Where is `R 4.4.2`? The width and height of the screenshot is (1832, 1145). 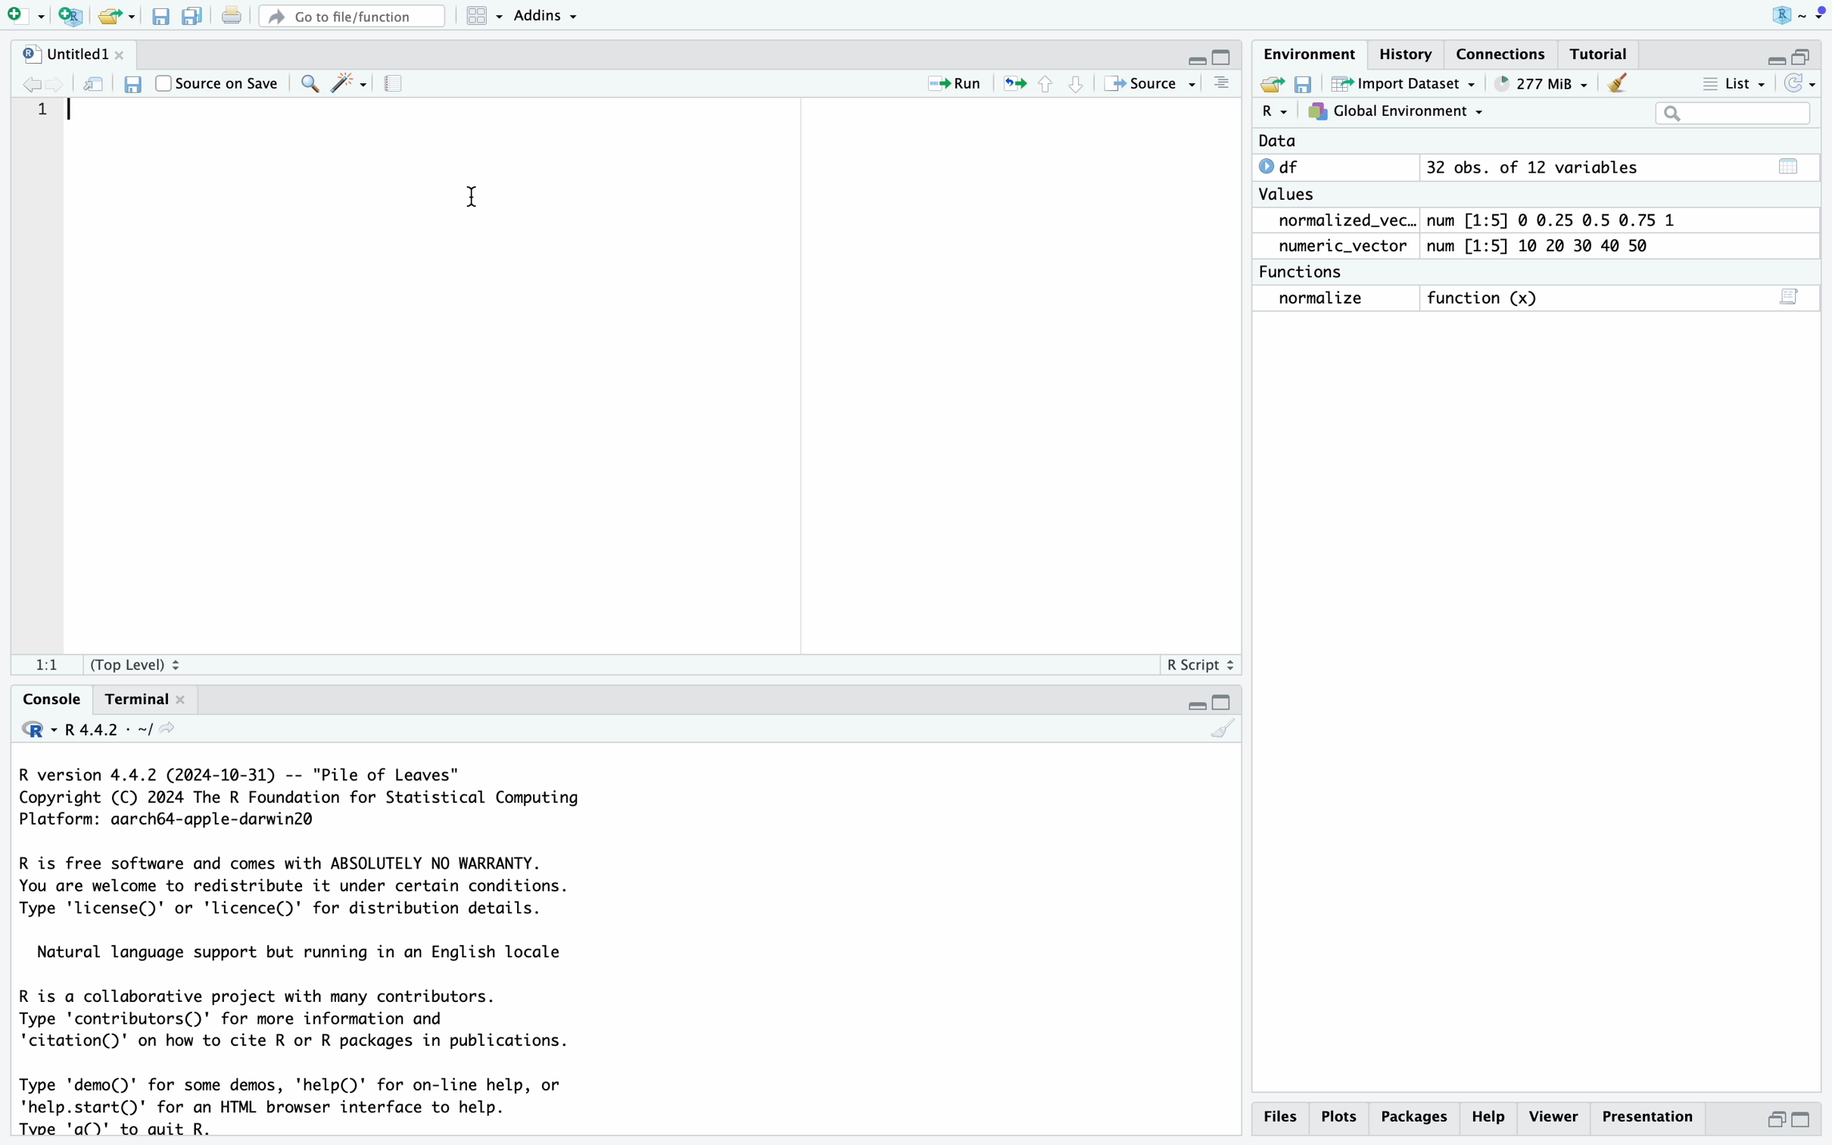
R 4.4.2 is located at coordinates (98, 732).